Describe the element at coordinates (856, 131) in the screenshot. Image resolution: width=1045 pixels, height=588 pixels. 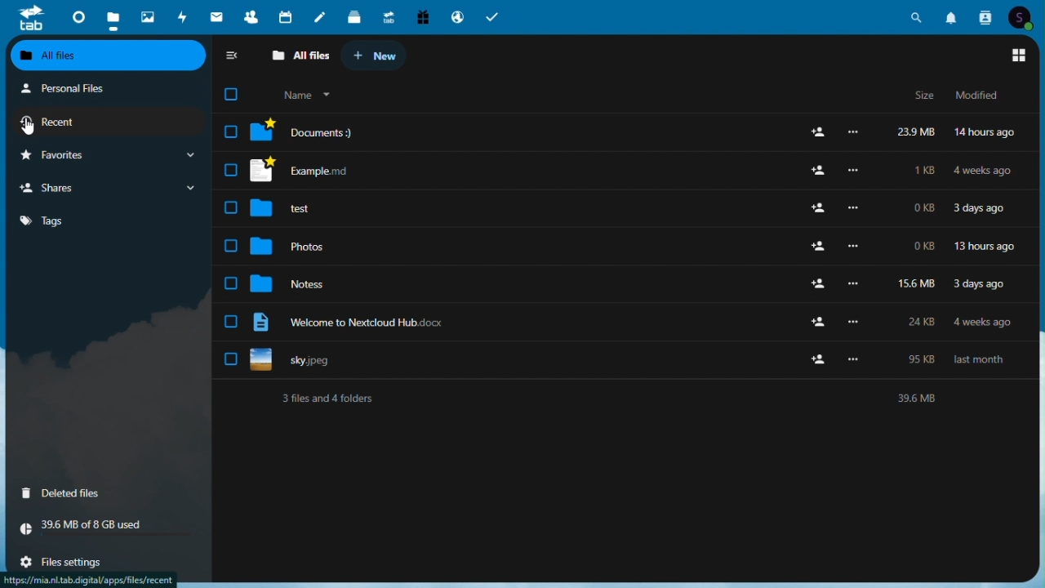
I see `Options` at that location.